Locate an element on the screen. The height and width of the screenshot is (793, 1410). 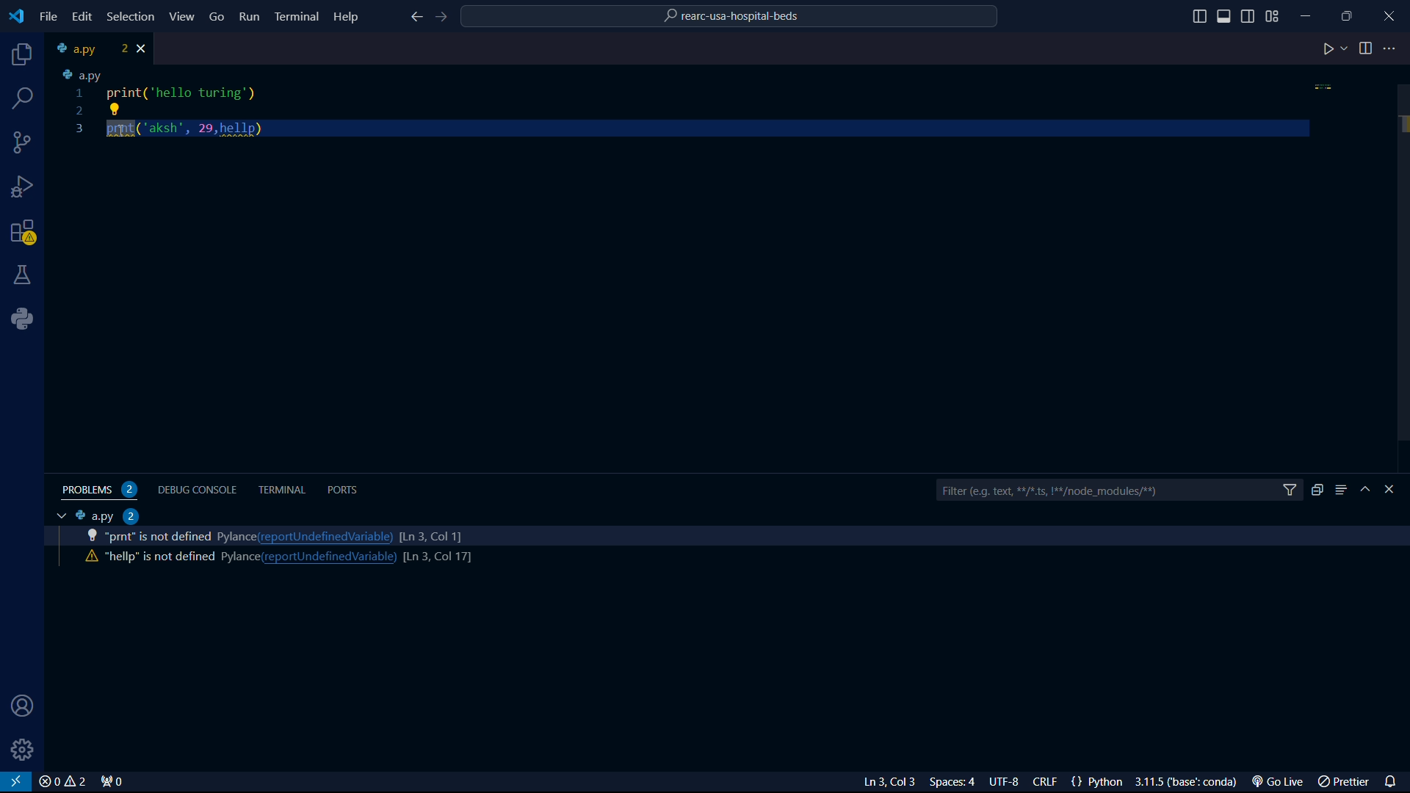
edit is located at coordinates (81, 16).